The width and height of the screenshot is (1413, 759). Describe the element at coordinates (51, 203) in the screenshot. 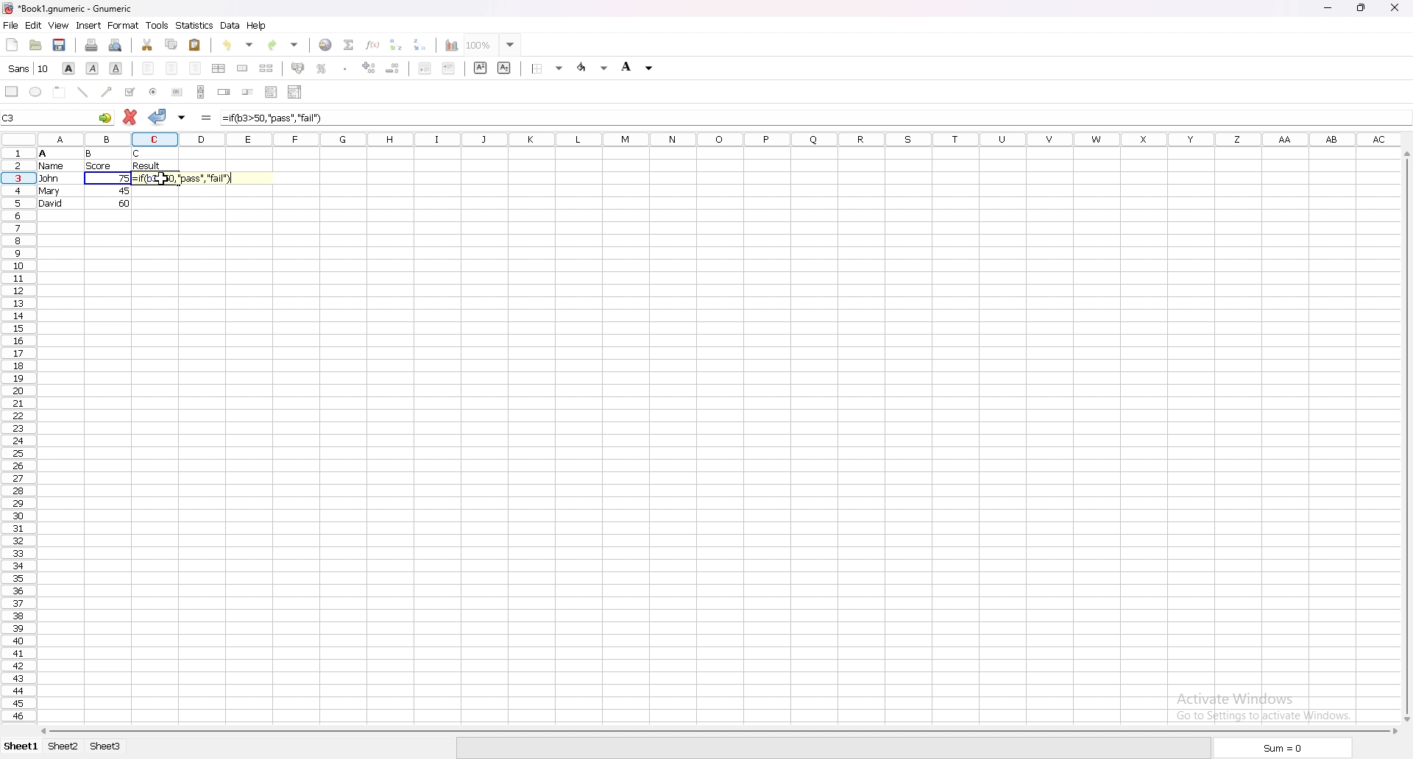

I see `david` at that location.